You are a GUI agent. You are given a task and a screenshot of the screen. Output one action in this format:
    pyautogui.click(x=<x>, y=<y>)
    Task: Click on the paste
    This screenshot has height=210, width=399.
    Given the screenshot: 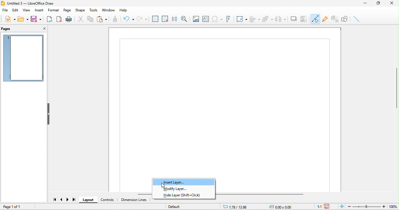 What is the action you would take?
    pyautogui.click(x=102, y=19)
    